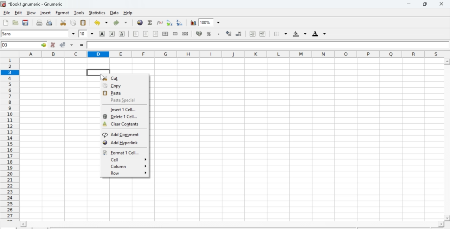 This screenshot has height=229, width=450. I want to click on Statistics, so click(98, 13).